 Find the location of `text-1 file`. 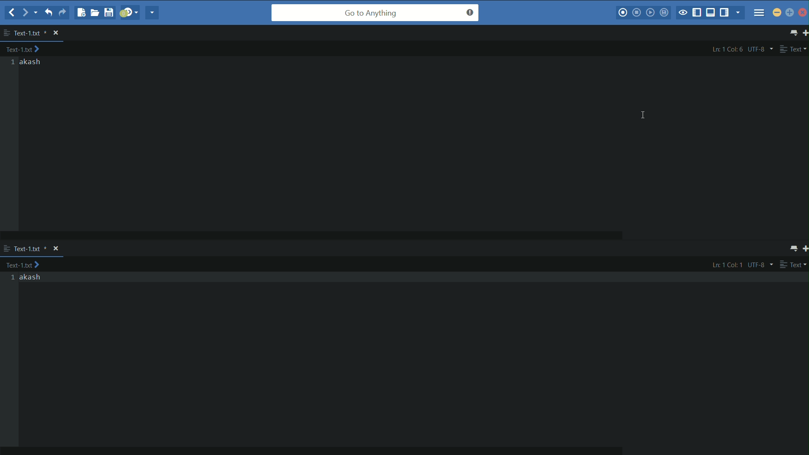

text-1 file is located at coordinates (23, 49).